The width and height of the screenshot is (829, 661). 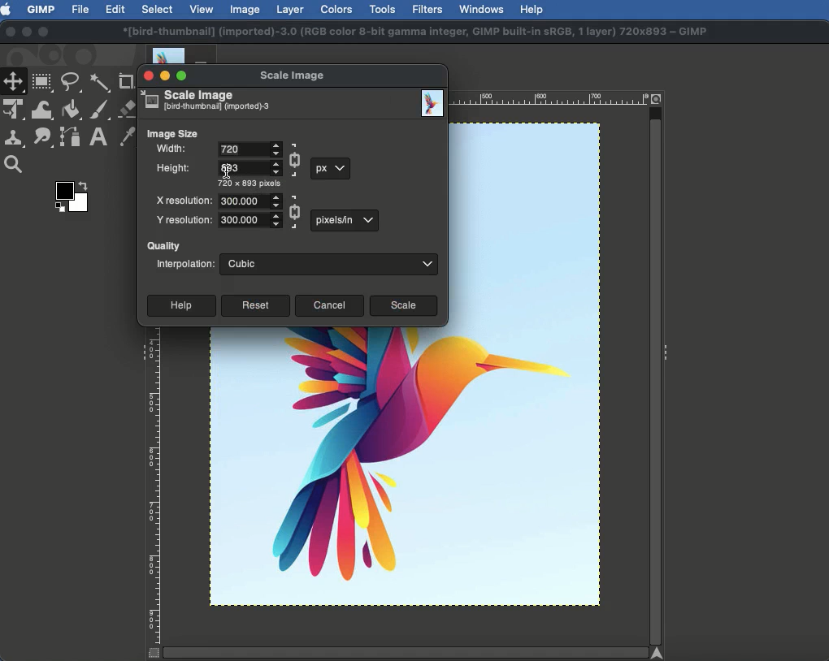 I want to click on GIMP, so click(x=41, y=10).